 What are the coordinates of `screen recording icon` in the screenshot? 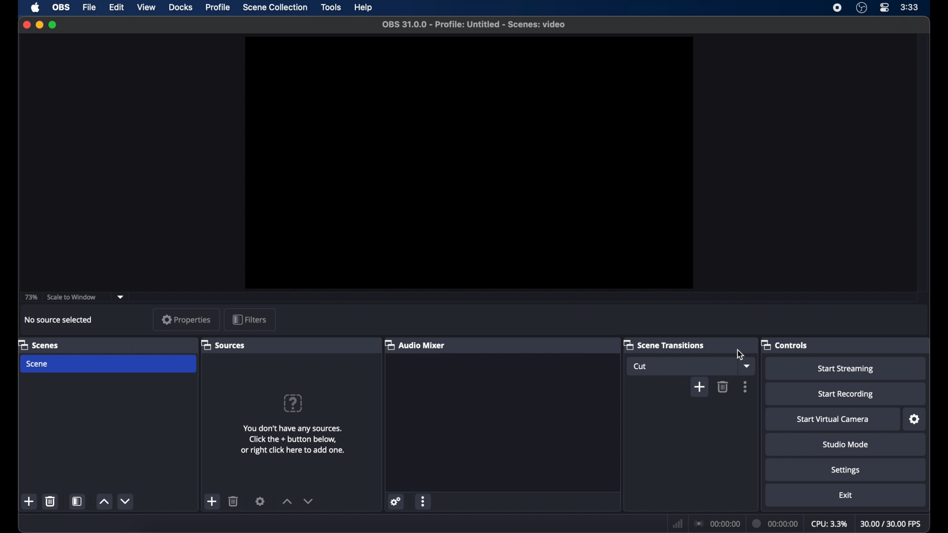 It's located at (837, 8).